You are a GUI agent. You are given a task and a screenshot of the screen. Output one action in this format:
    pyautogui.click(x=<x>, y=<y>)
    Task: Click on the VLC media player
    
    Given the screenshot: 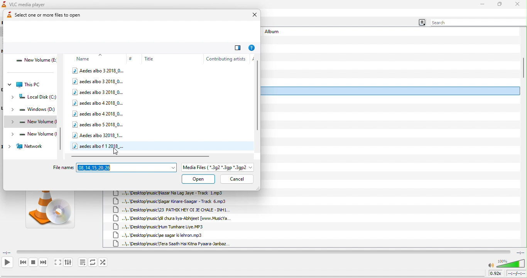 What is the action you would take?
    pyautogui.click(x=32, y=4)
    